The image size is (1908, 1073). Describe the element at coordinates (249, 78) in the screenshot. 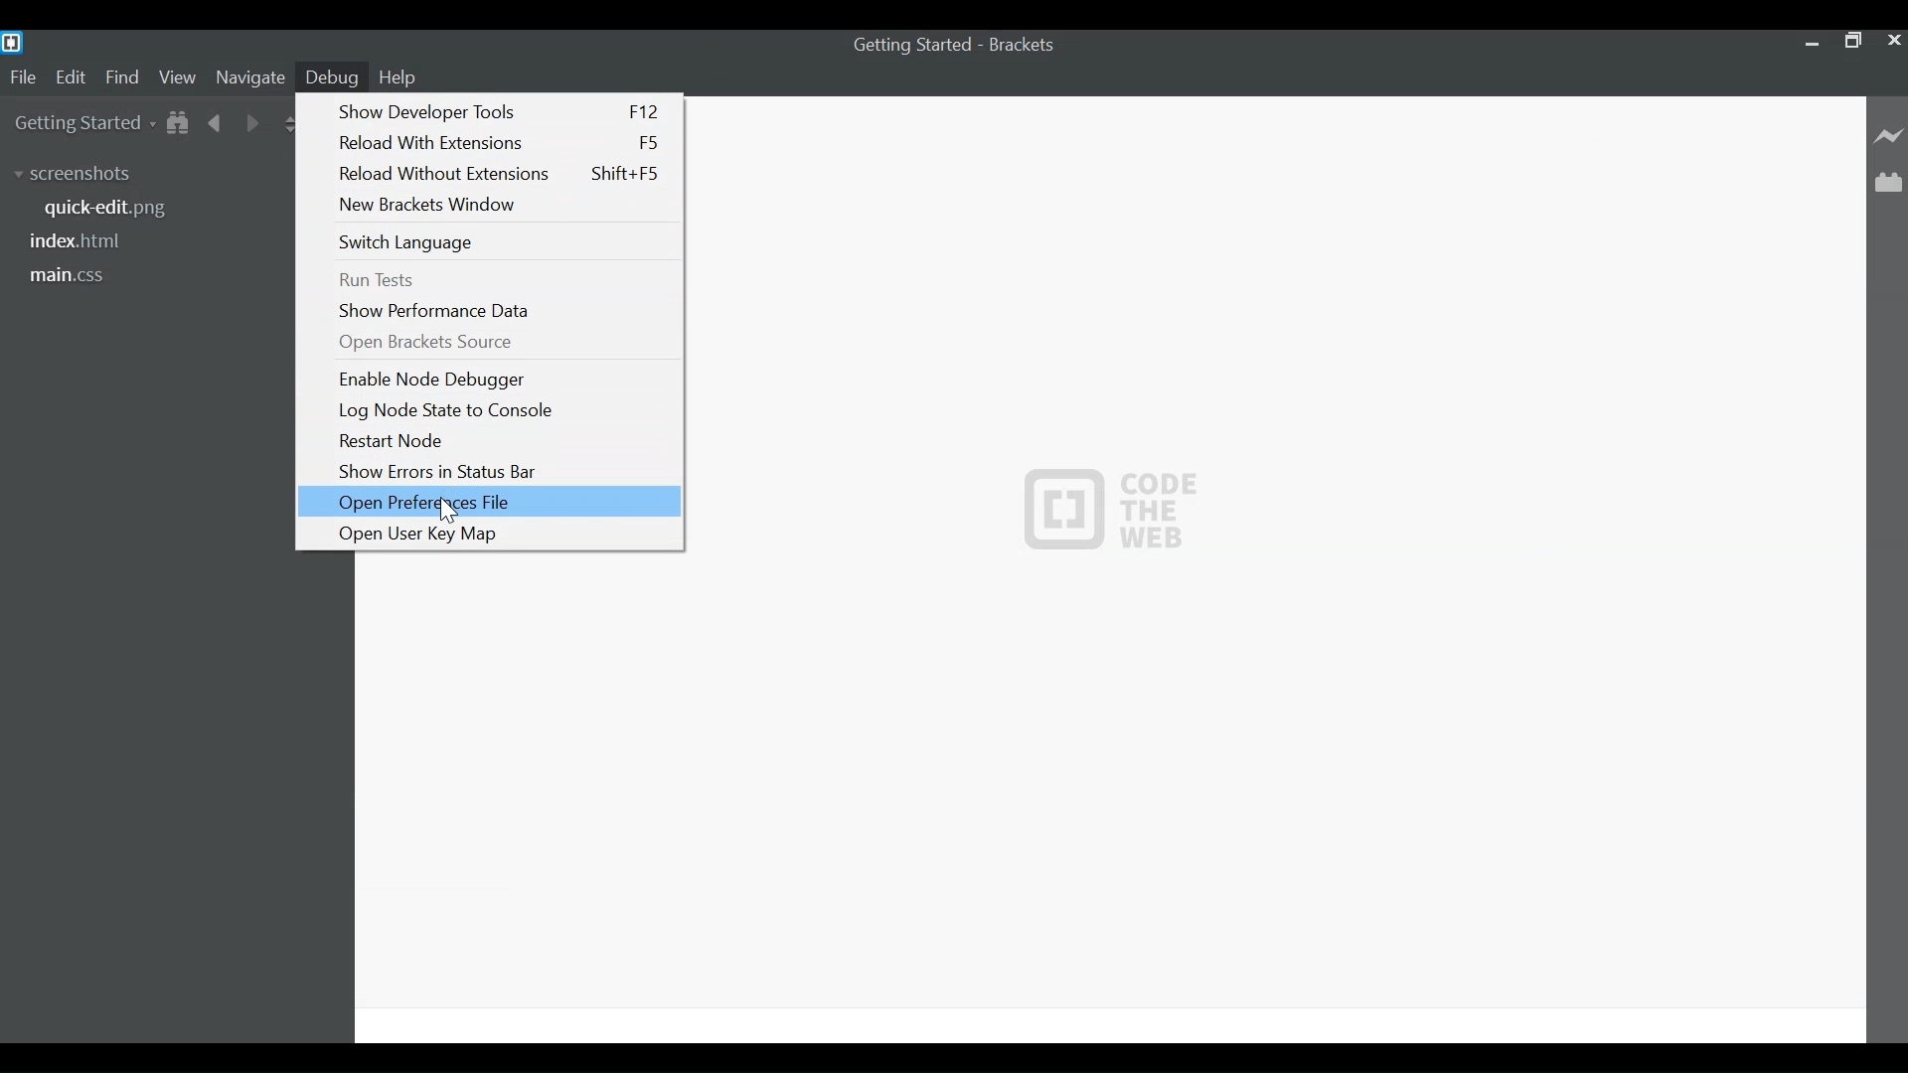

I see `Navigate` at that location.